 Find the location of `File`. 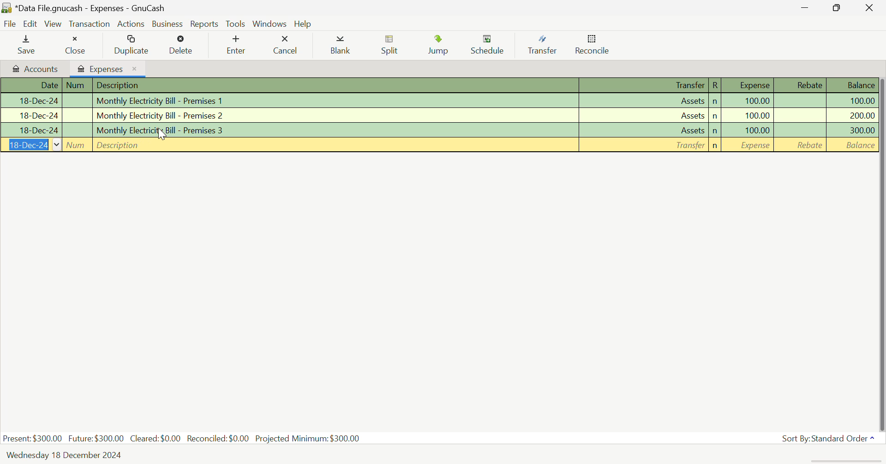

File is located at coordinates (10, 24).